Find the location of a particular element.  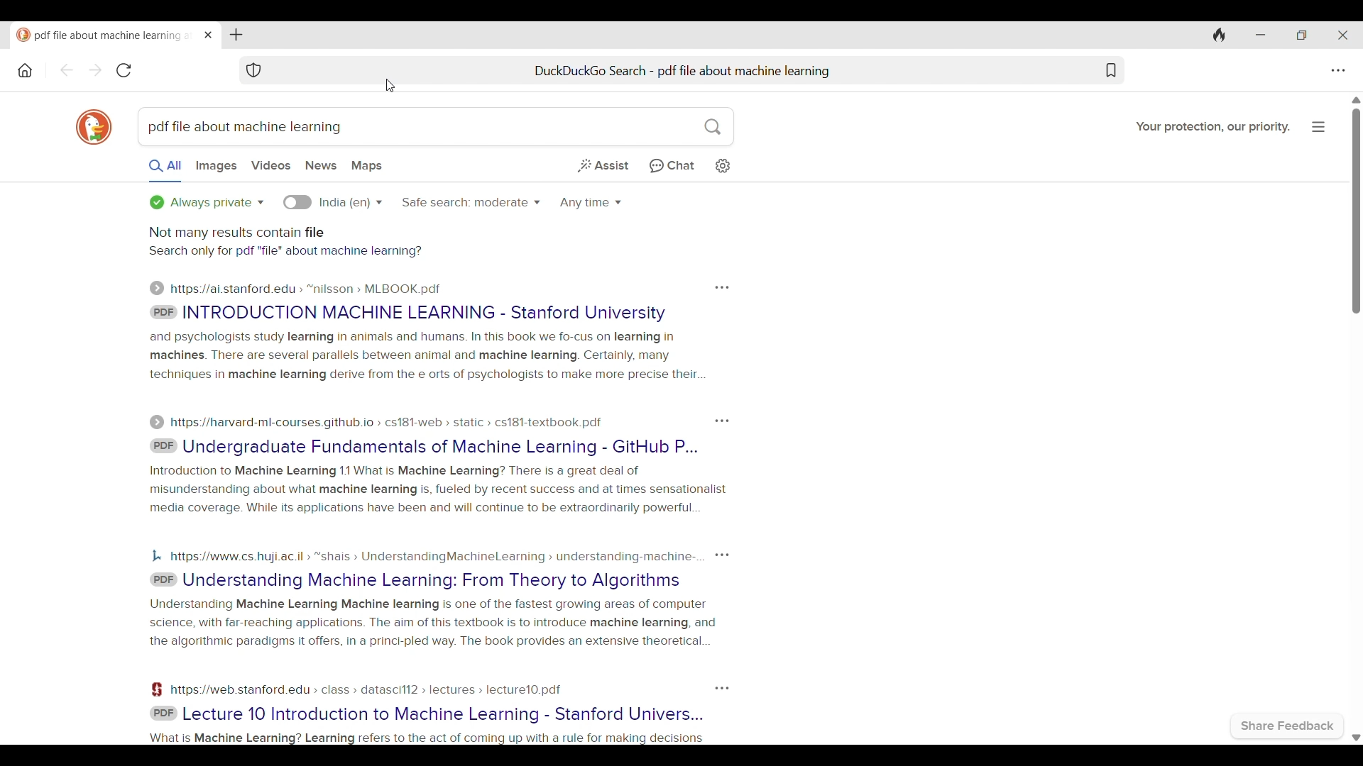

Close is located at coordinates (209, 35).